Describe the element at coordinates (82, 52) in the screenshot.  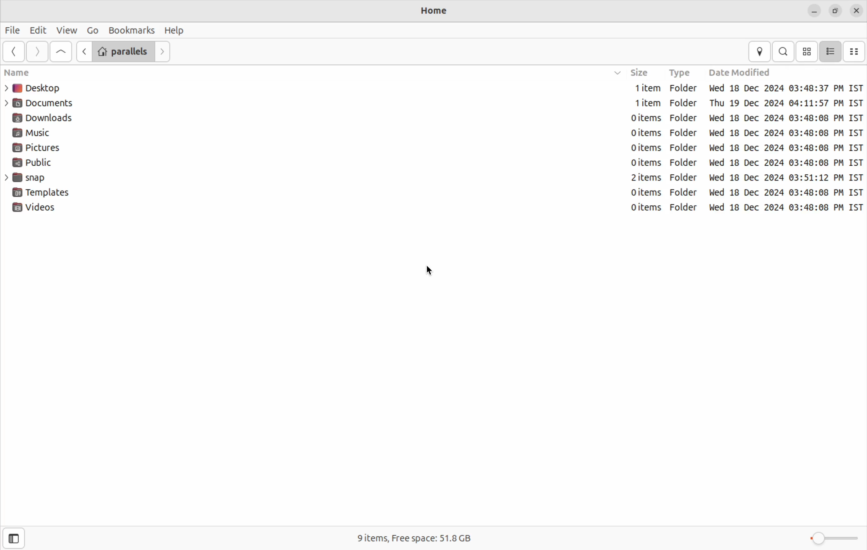
I see `Go previous` at that location.